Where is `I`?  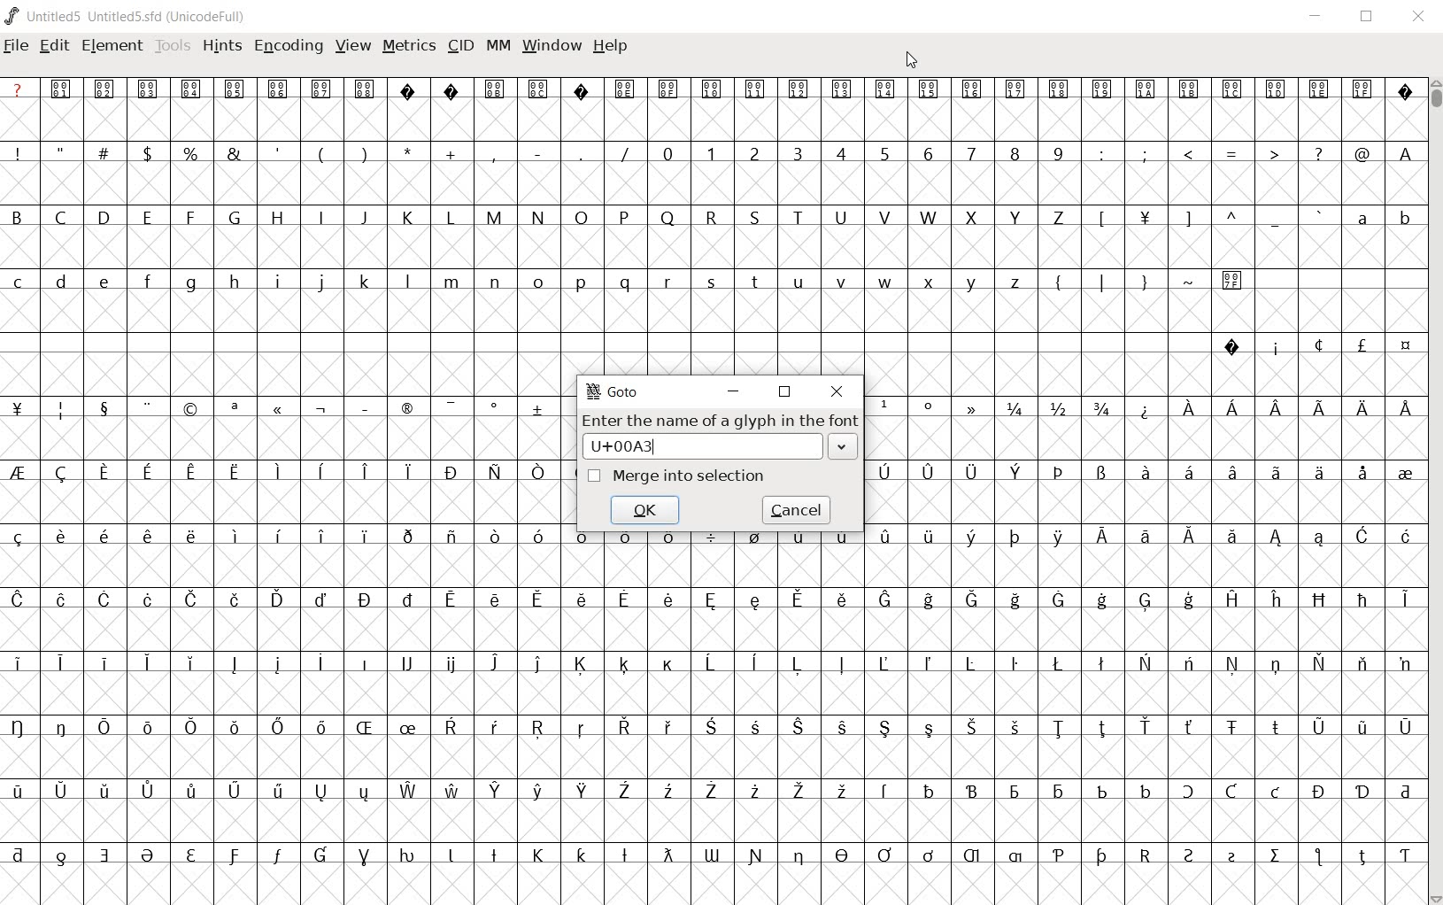 I is located at coordinates (321, 218).